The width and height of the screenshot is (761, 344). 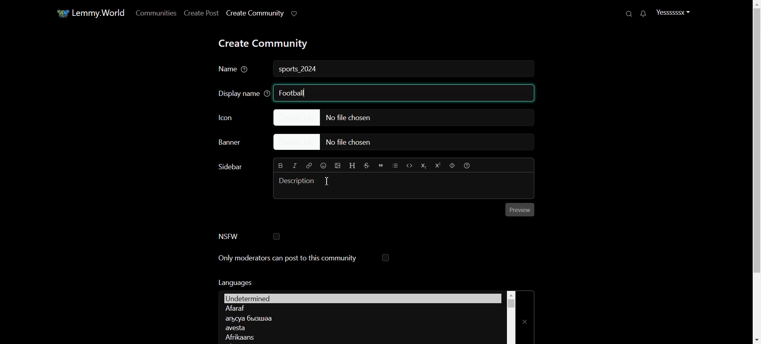 What do you see at coordinates (360, 318) in the screenshot?
I see `Language` at bounding box center [360, 318].